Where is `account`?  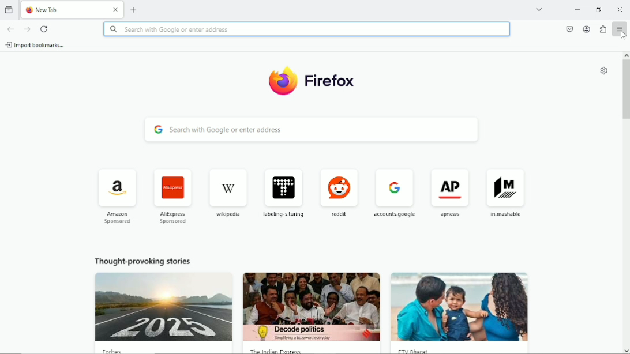
account is located at coordinates (586, 29).